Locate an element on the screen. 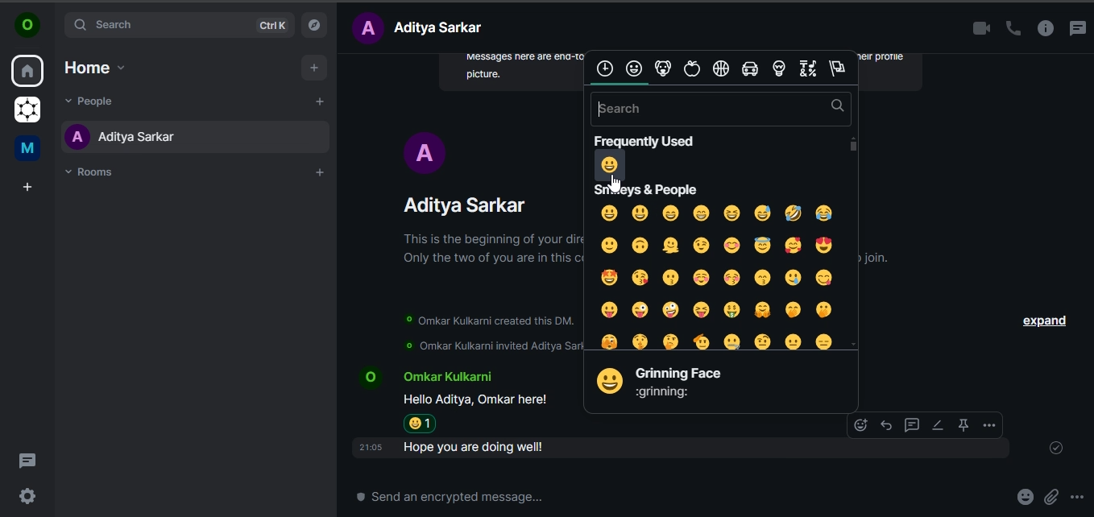 This screenshot has width=1094, height=517. shushing face is located at coordinates (640, 339).